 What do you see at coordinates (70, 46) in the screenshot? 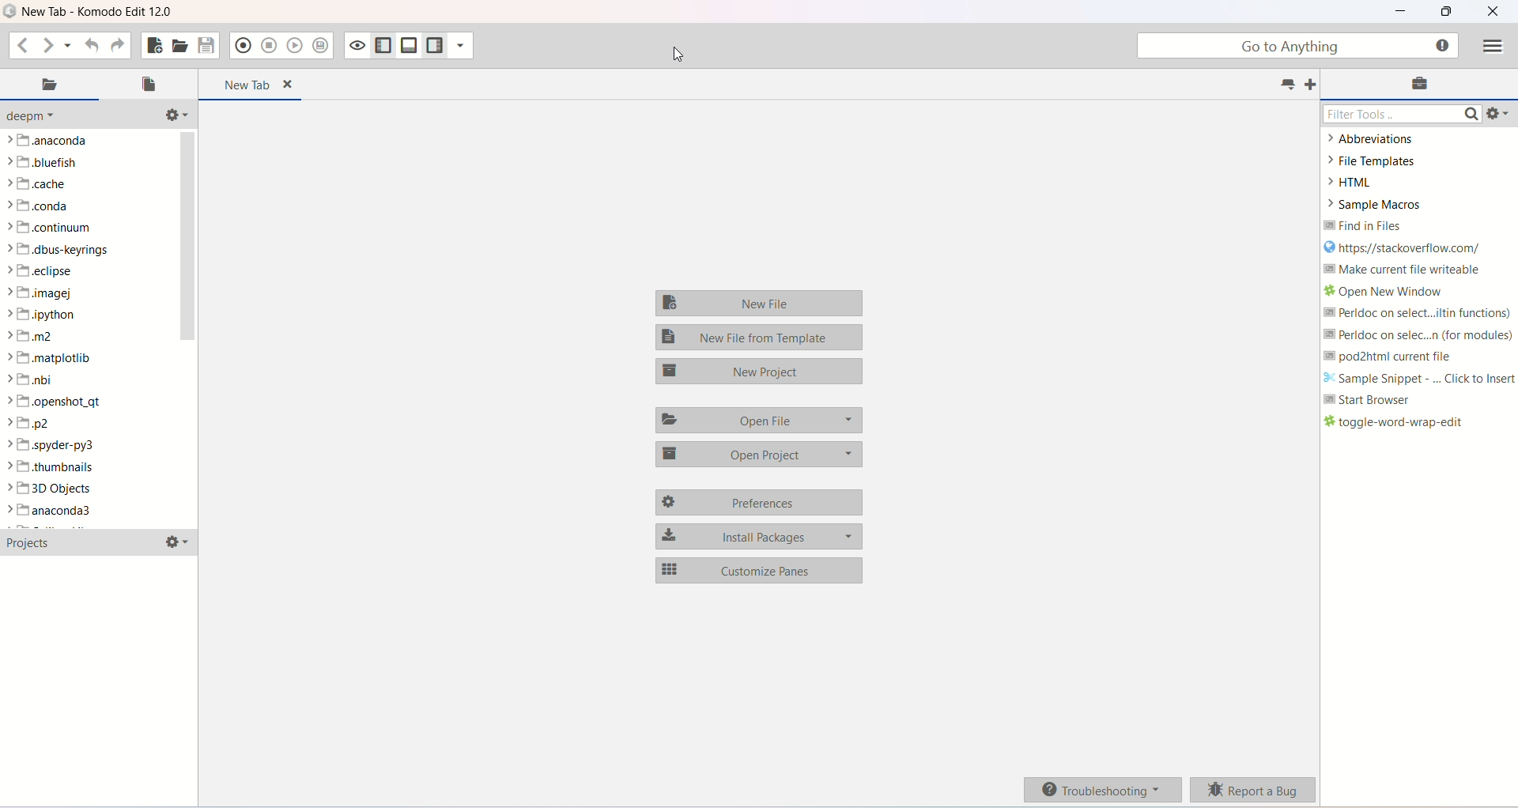
I see `recent location` at bounding box center [70, 46].